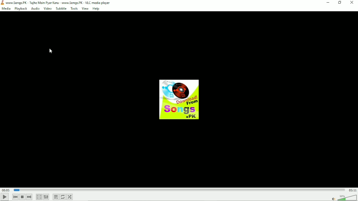  I want to click on Audio, so click(35, 9).